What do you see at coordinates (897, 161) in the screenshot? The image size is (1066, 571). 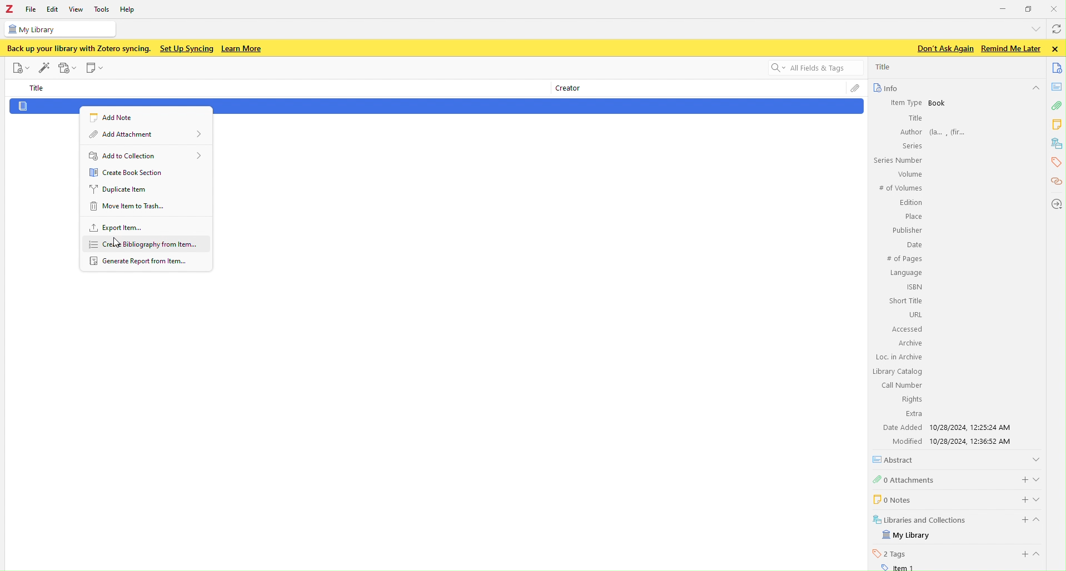 I see `Series Number` at bounding box center [897, 161].